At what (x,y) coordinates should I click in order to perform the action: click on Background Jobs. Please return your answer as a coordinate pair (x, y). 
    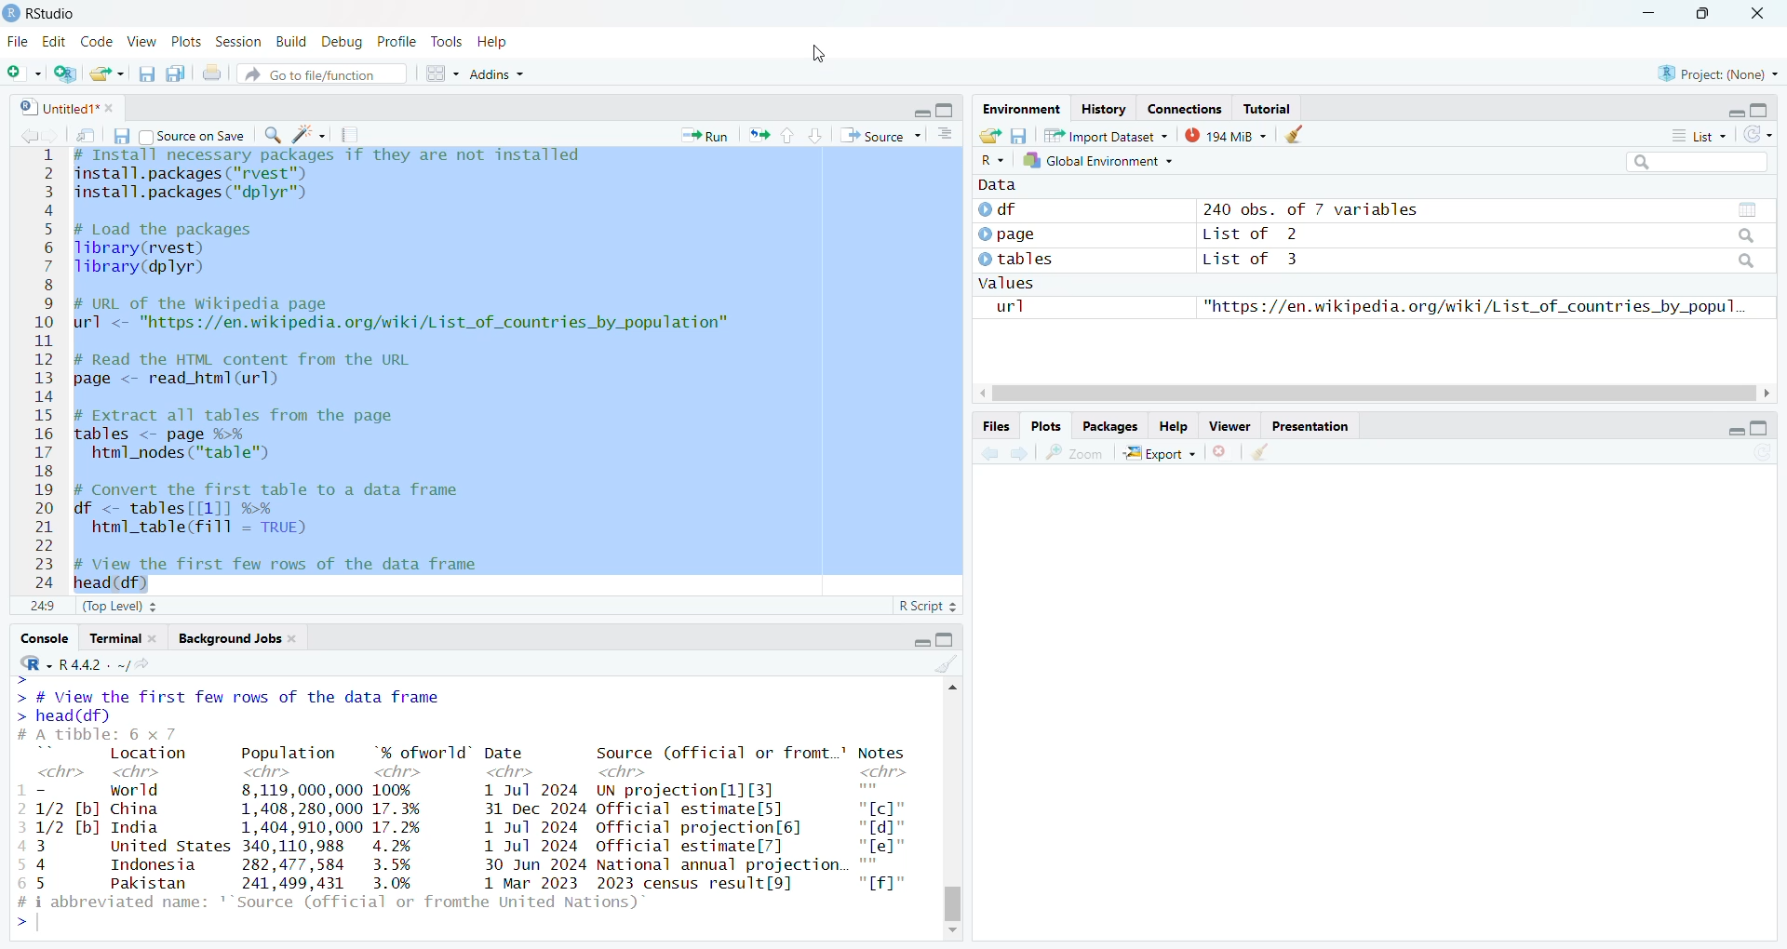
    Looking at the image, I should click on (228, 638).